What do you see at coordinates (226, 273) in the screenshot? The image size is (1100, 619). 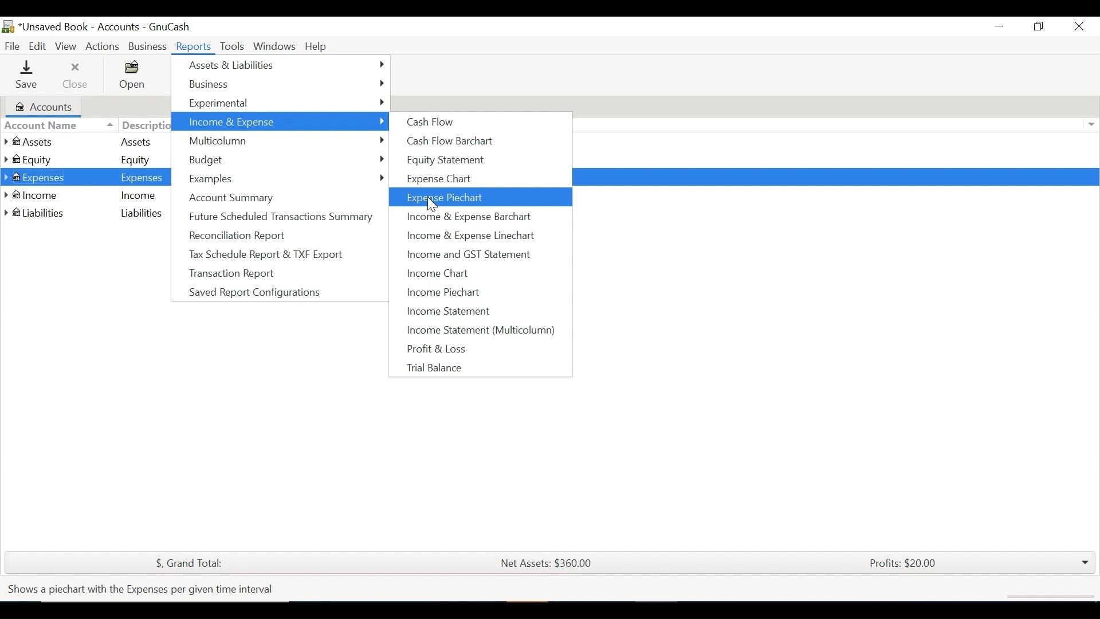 I see `Transaction Report` at bounding box center [226, 273].